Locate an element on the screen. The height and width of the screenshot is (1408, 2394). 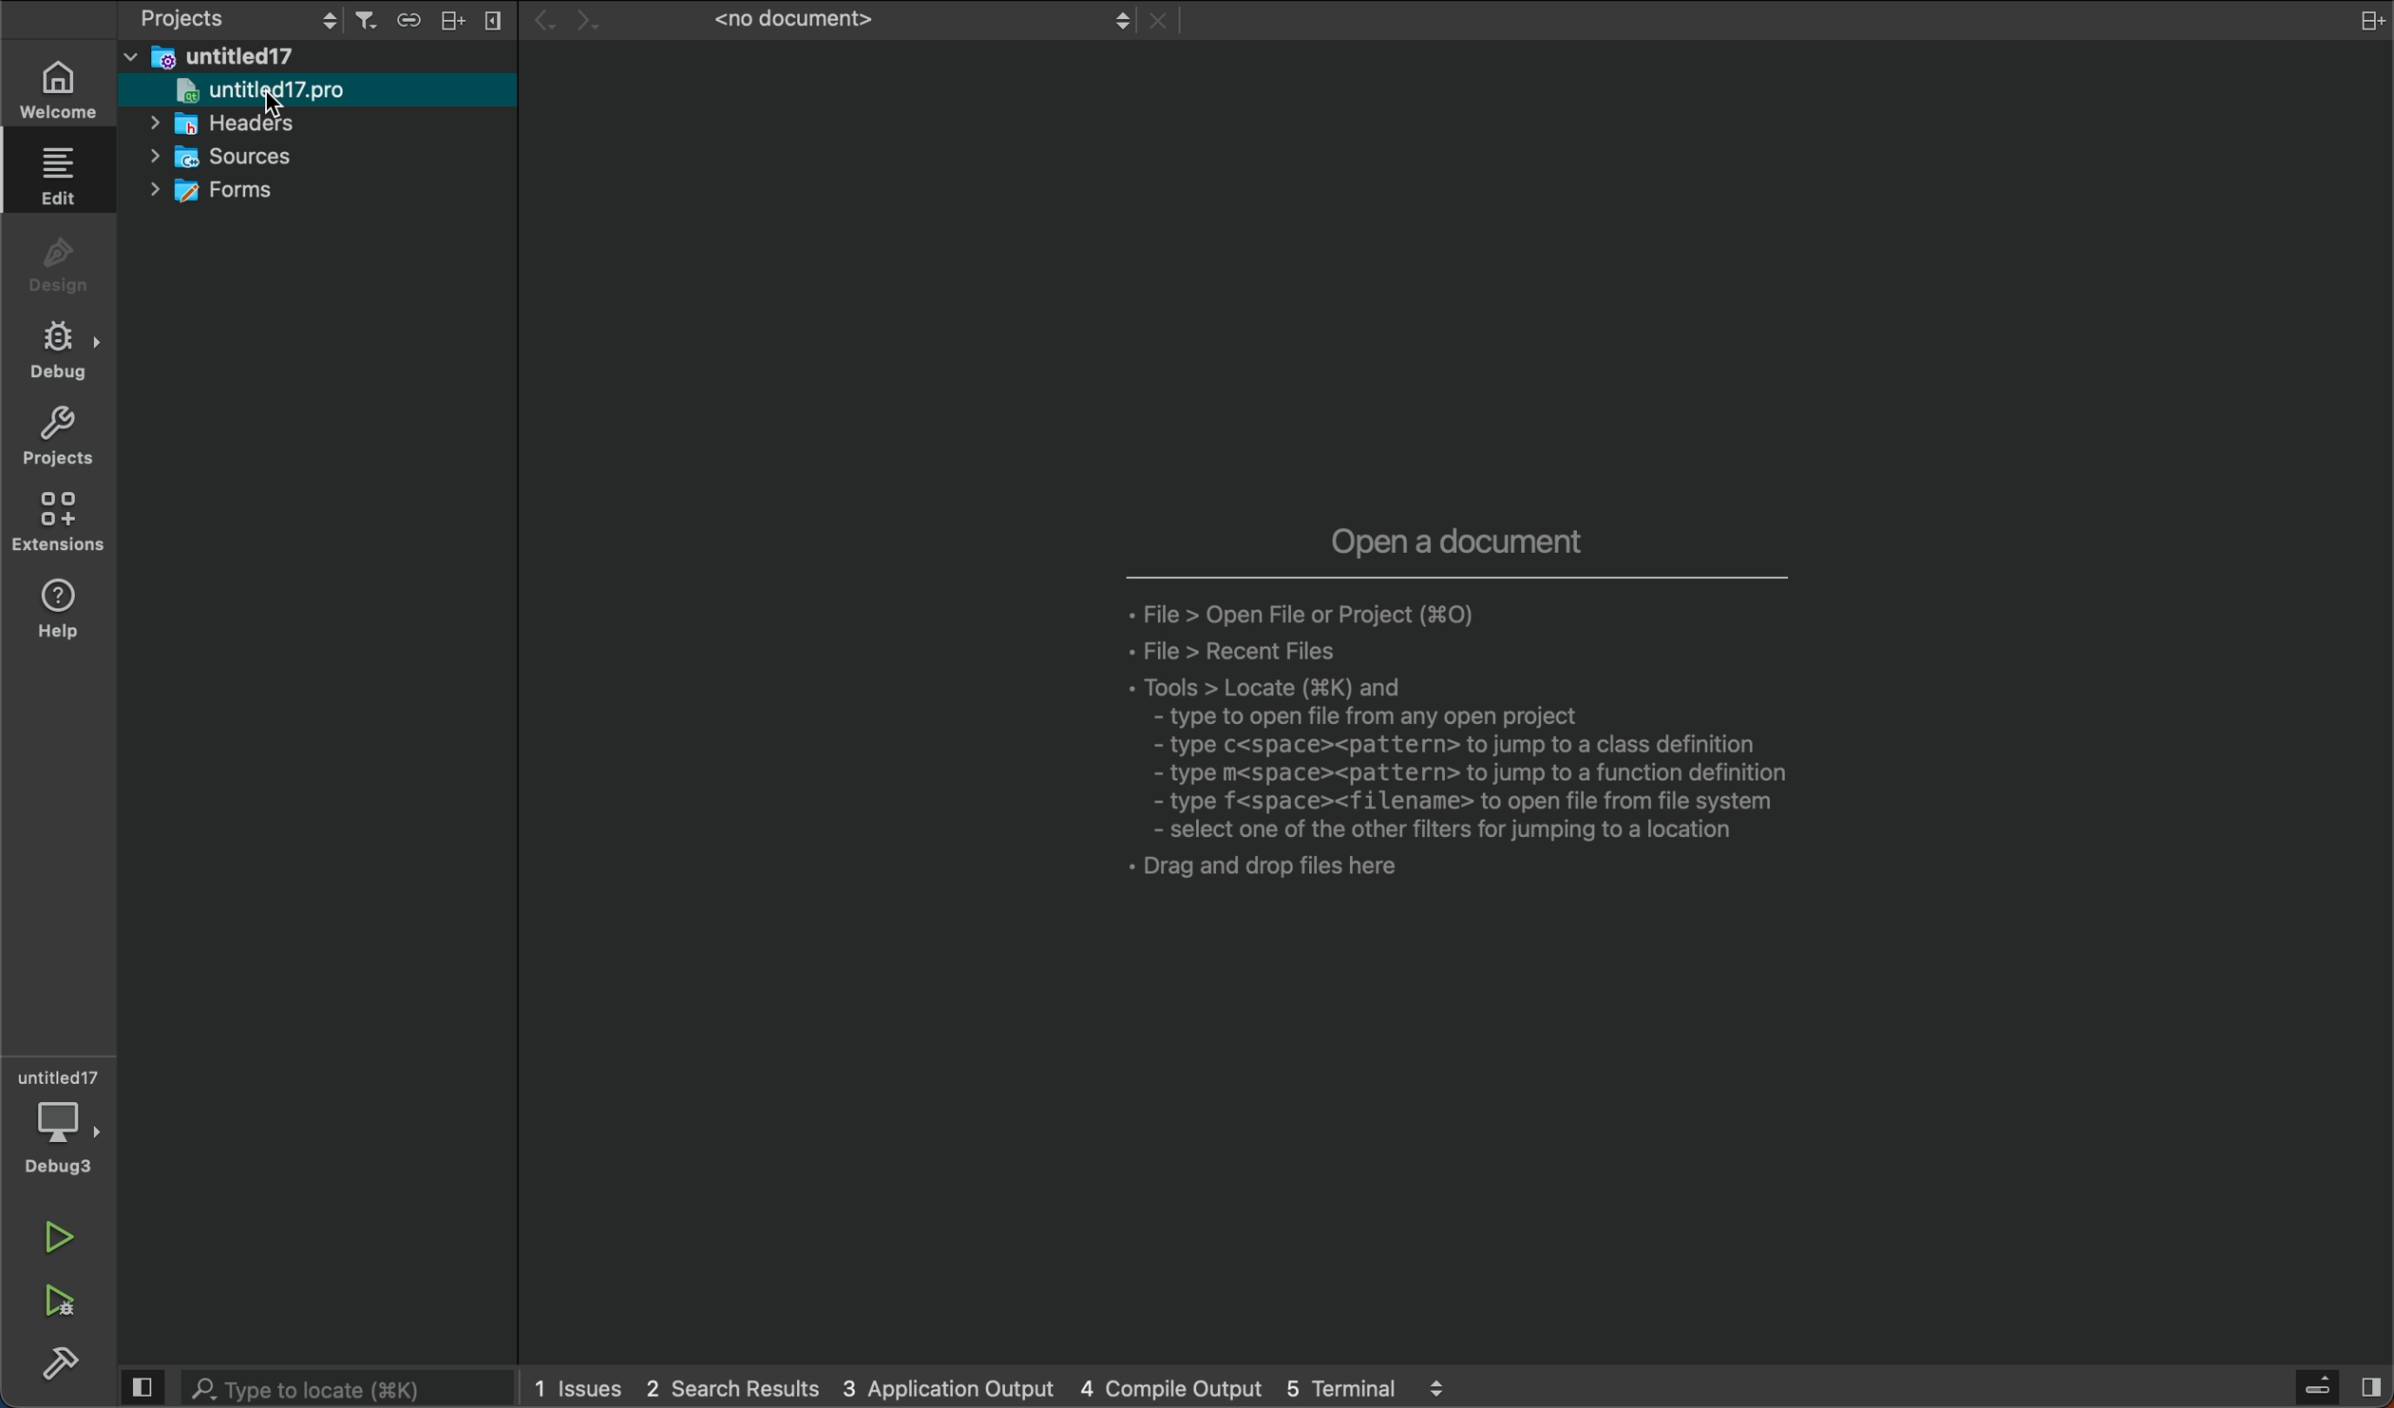
projects is located at coordinates (62, 434).